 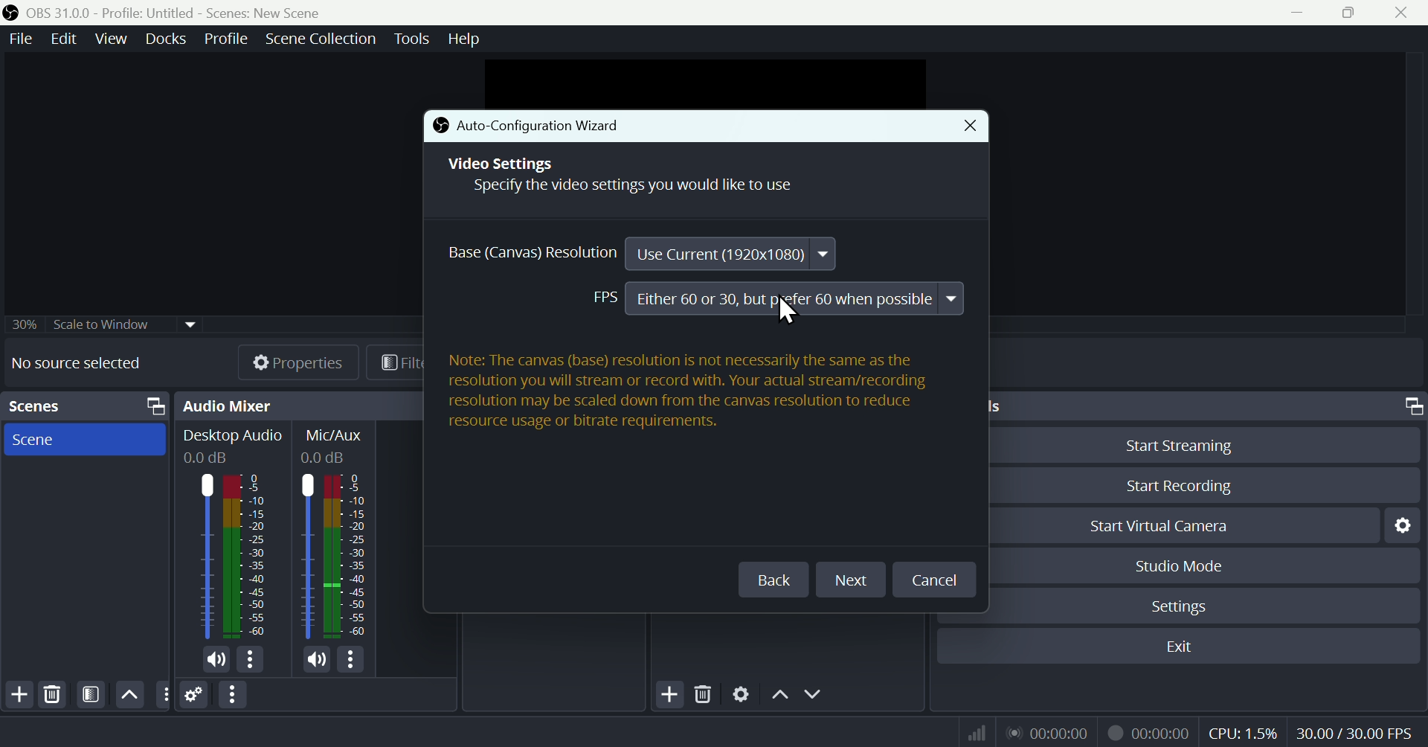 I want to click on Scene, so click(x=84, y=439).